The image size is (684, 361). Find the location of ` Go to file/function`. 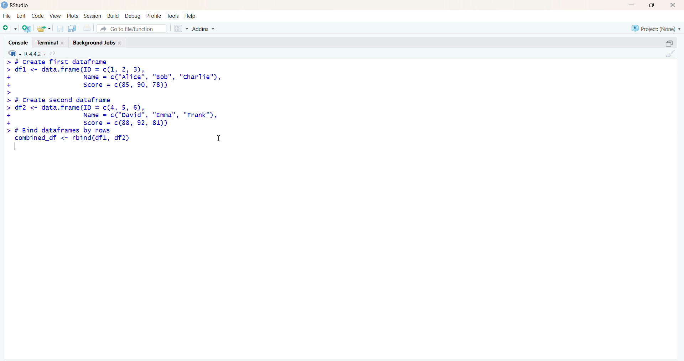

 Go to file/function is located at coordinates (132, 29).